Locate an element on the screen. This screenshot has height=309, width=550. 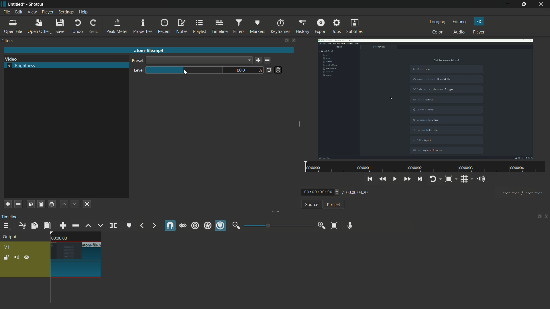
cut is located at coordinates (22, 225).